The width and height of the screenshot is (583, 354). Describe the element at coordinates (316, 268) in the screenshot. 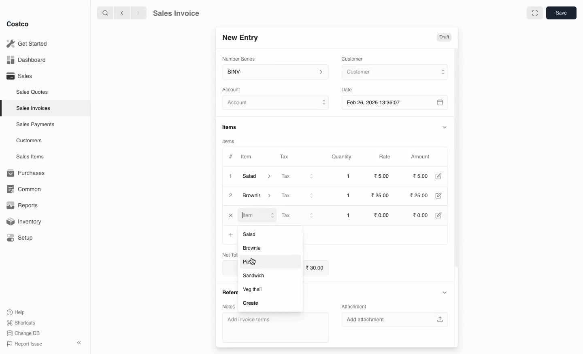

I see `30.00` at that location.